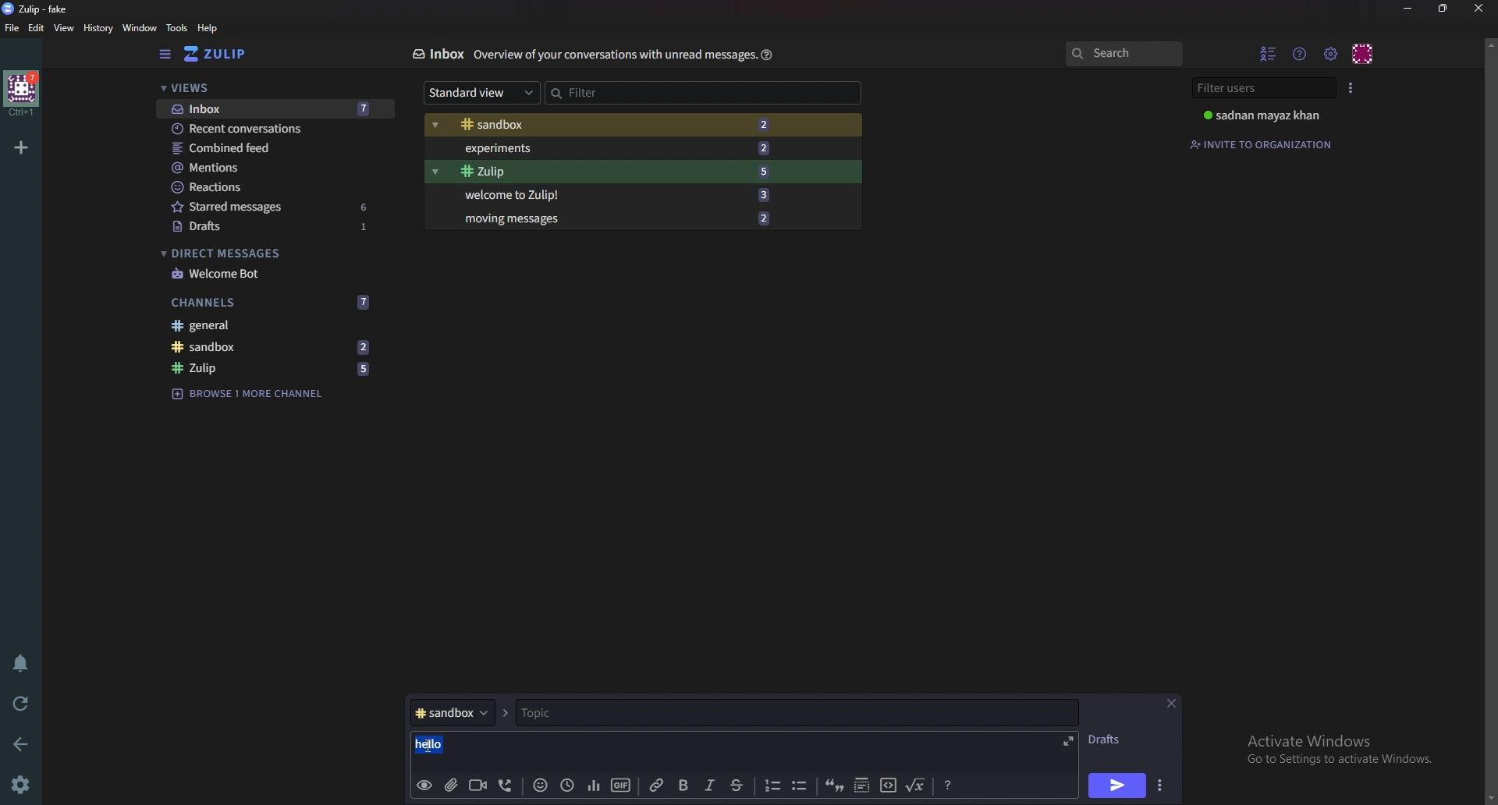 The width and height of the screenshot is (1498, 805). Describe the element at coordinates (833, 785) in the screenshot. I see `quote` at that location.